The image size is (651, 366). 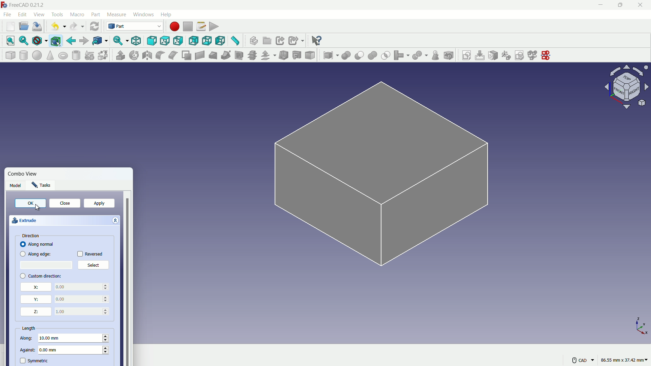 I want to click on draw styles, so click(x=40, y=41).